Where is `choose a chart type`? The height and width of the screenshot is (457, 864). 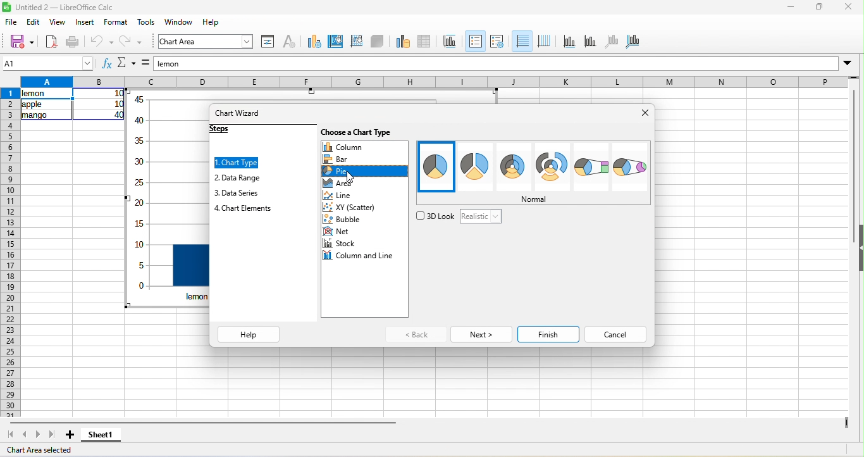
choose a chart type is located at coordinates (364, 134).